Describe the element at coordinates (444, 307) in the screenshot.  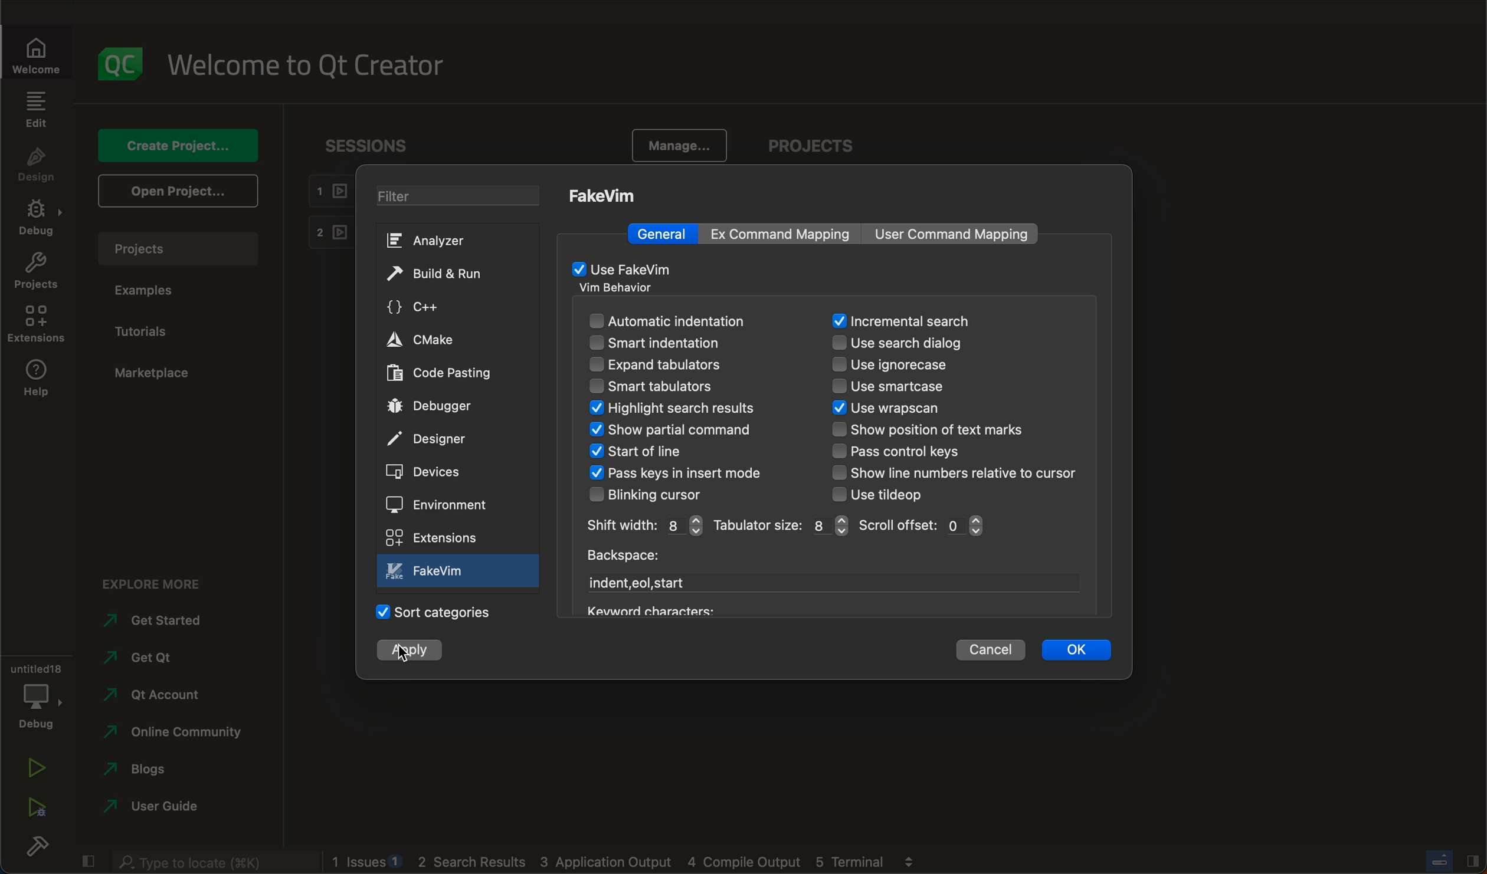
I see `c++` at that location.